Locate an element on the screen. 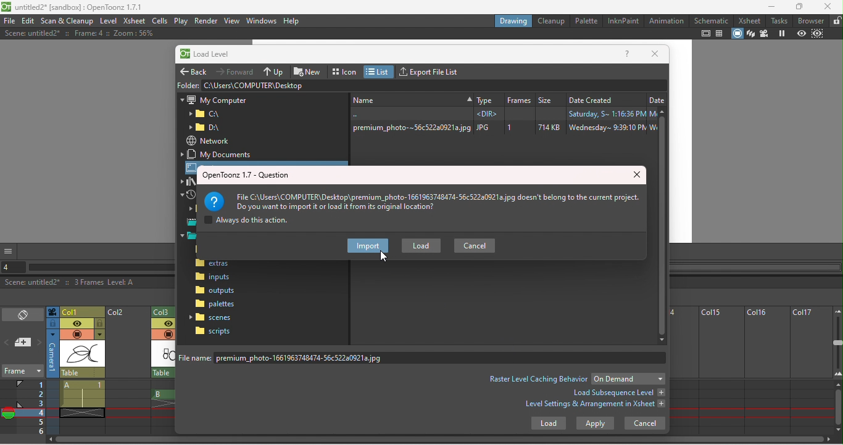 This screenshot has width=843, height=445. Icon is located at coordinates (345, 70).